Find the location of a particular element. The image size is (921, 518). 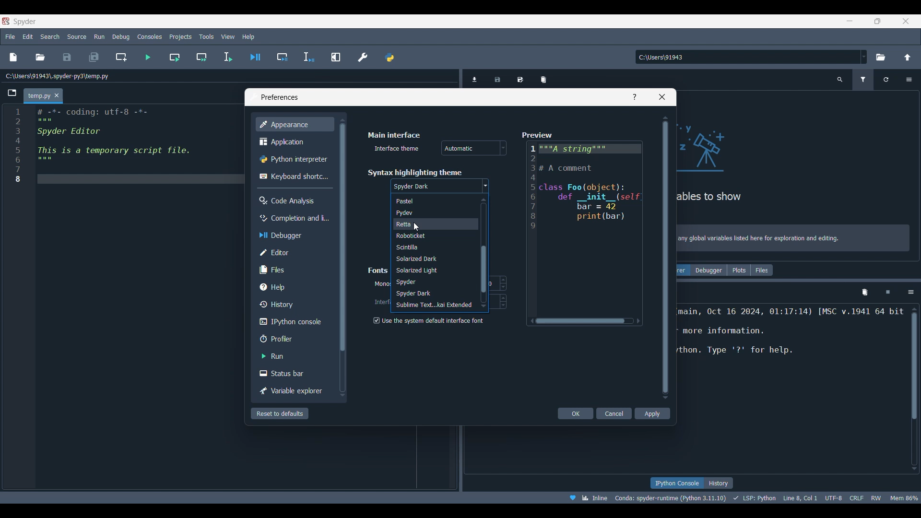

roboticket is located at coordinates (431, 236).